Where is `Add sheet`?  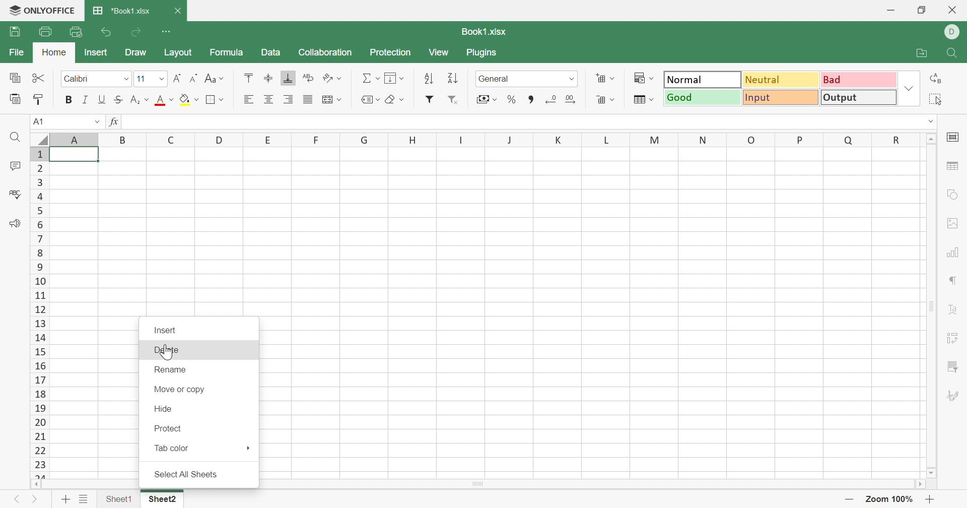 Add sheet is located at coordinates (65, 498).